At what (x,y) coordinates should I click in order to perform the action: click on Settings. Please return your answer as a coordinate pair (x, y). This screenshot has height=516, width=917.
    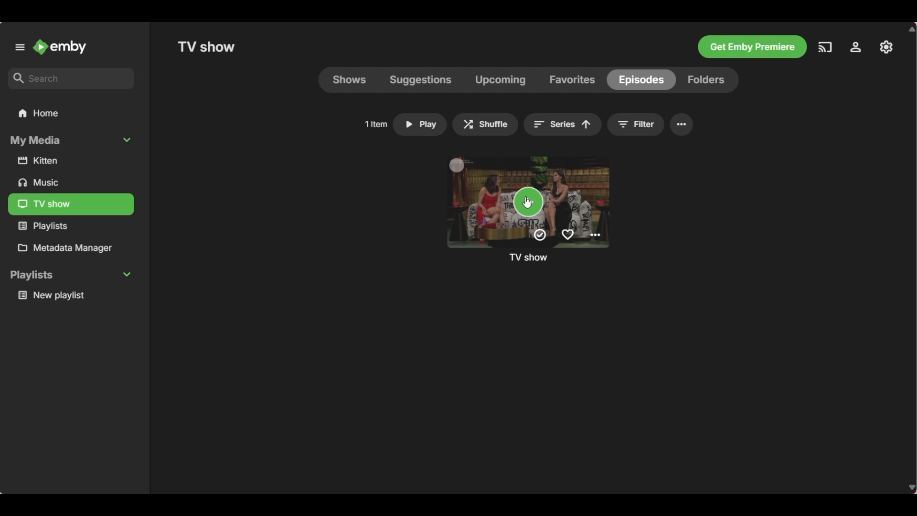
    Looking at the image, I should click on (685, 124).